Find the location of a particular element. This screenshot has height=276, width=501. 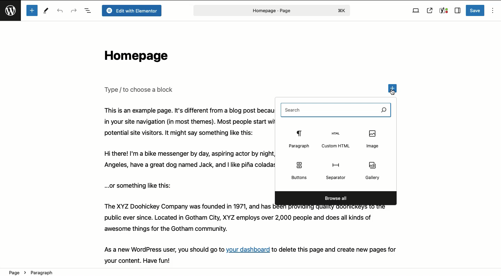

Paragraph is located at coordinates (298, 139).